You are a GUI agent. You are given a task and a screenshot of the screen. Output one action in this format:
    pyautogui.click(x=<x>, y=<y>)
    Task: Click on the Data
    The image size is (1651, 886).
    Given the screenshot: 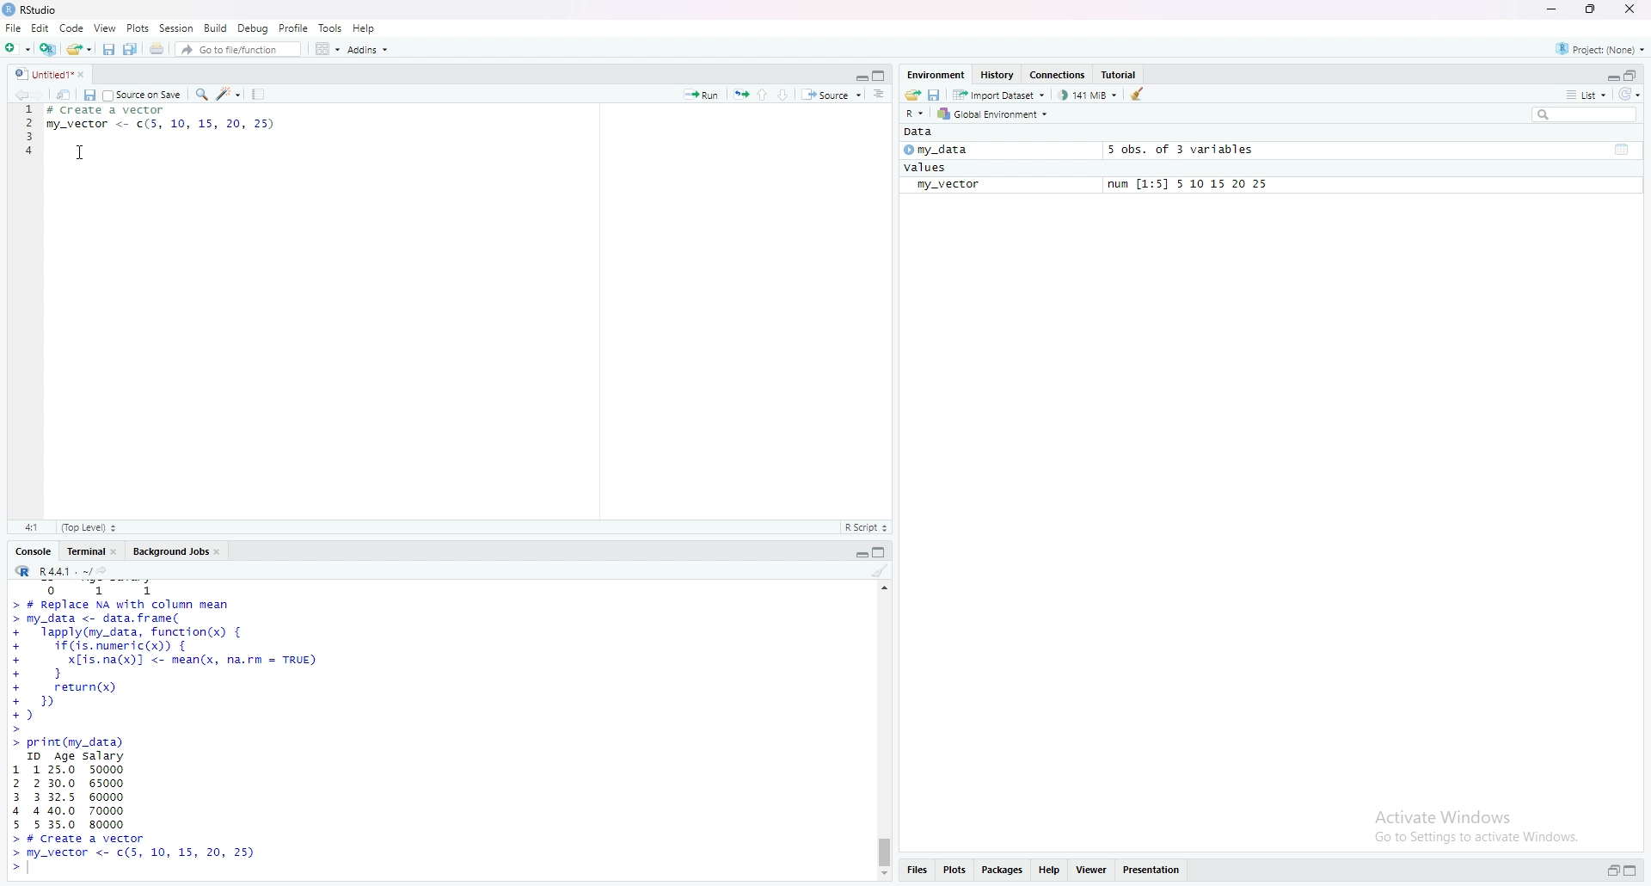 What is the action you would take?
    pyautogui.click(x=925, y=132)
    